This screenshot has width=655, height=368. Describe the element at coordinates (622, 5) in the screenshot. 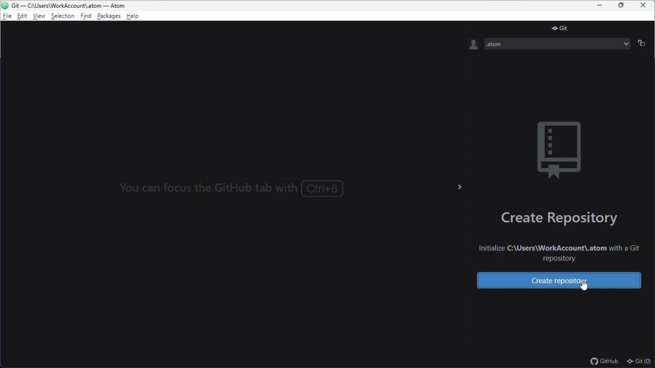

I see `restore` at that location.